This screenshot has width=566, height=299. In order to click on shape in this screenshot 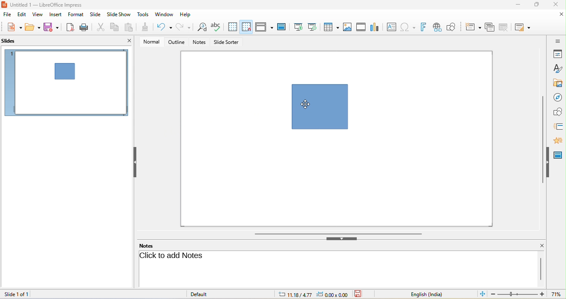, I will do `click(318, 106)`.